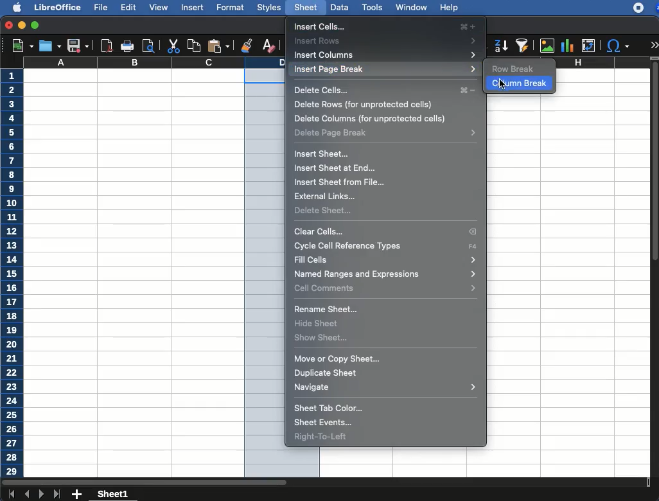 The image size is (659, 501). What do you see at coordinates (386, 133) in the screenshot?
I see `delete page break` at bounding box center [386, 133].